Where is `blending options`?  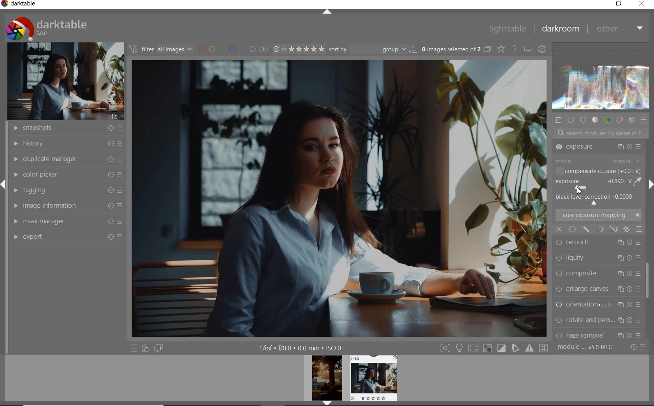
blending options is located at coordinates (639, 229).